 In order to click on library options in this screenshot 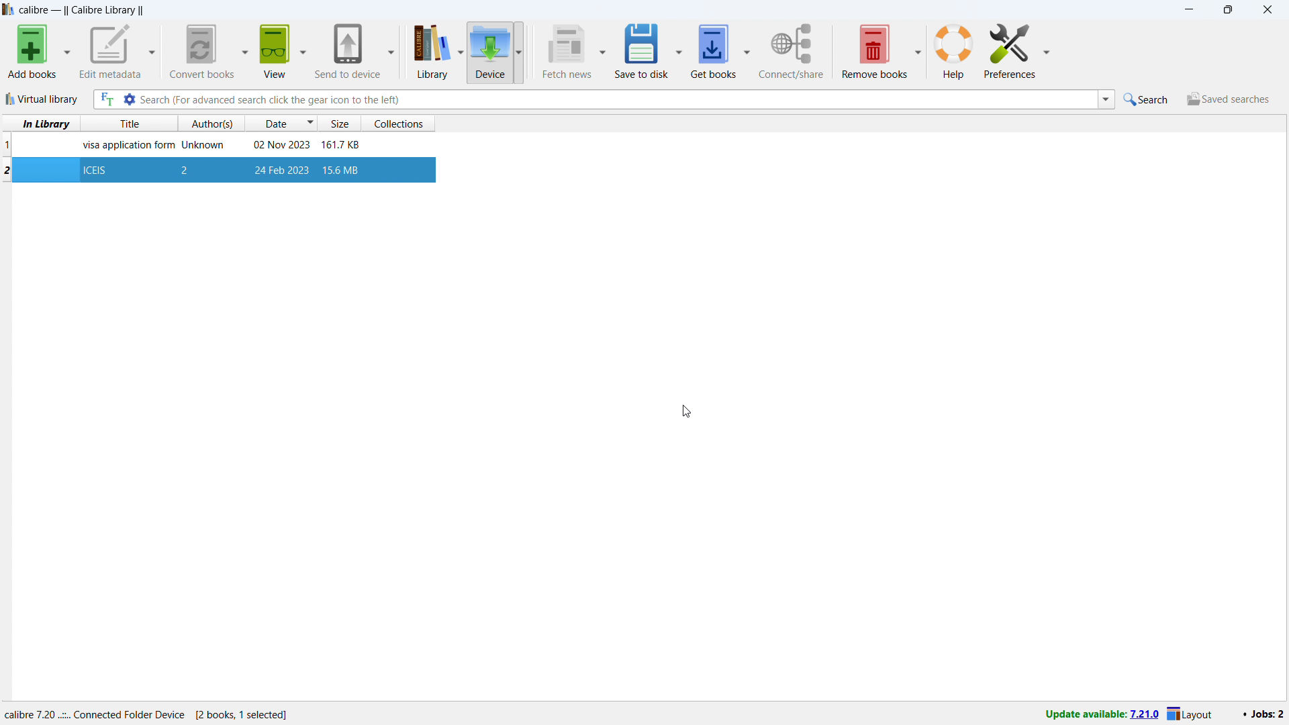, I will do `click(461, 53)`.